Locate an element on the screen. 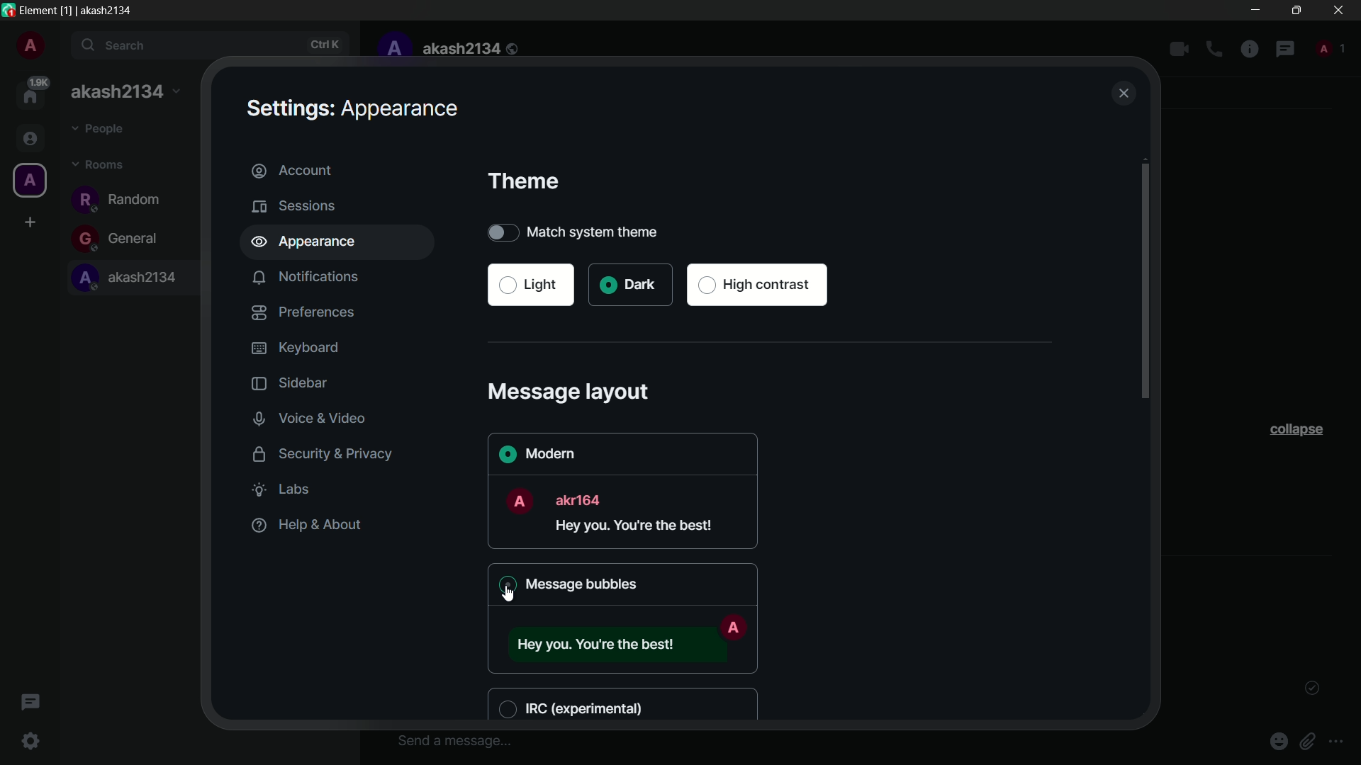 The image size is (1361, 765). close is located at coordinates (1124, 94).